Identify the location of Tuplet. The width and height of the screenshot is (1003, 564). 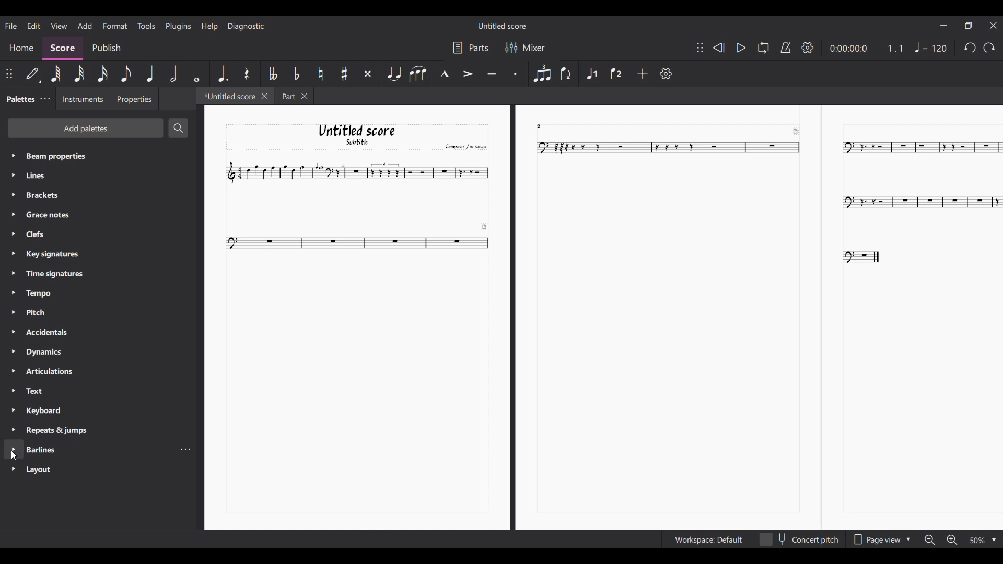
(542, 74).